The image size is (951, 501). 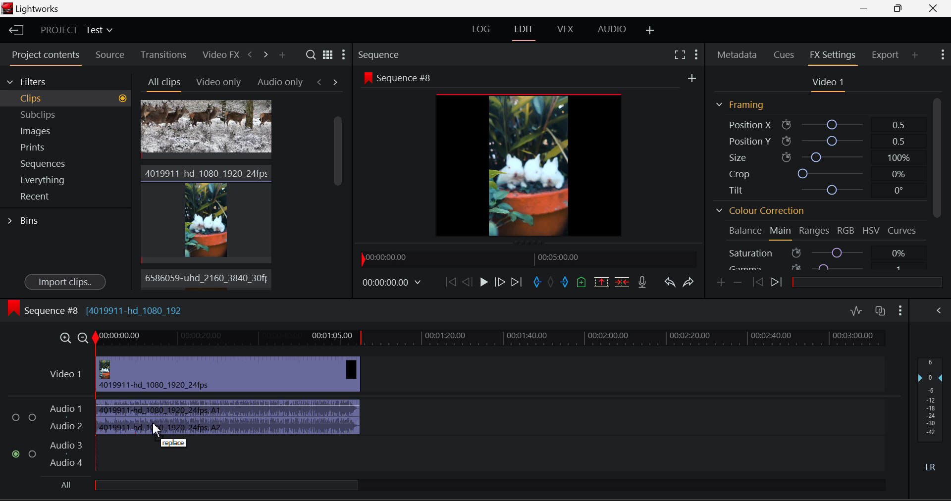 What do you see at coordinates (110, 56) in the screenshot?
I see `Source` at bounding box center [110, 56].